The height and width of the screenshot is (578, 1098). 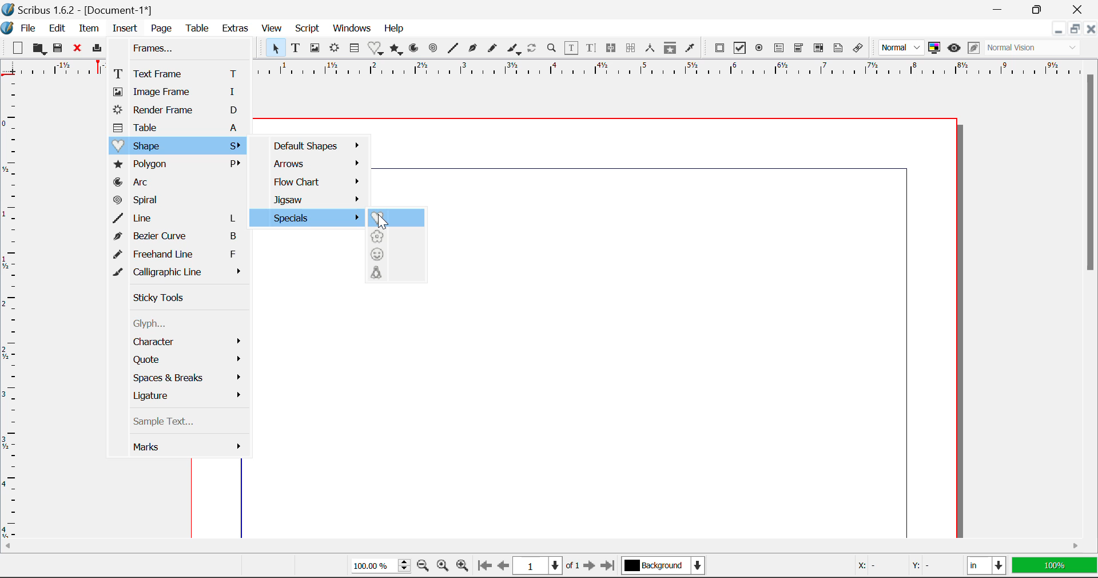 I want to click on Pdf Push Button, so click(x=720, y=48).